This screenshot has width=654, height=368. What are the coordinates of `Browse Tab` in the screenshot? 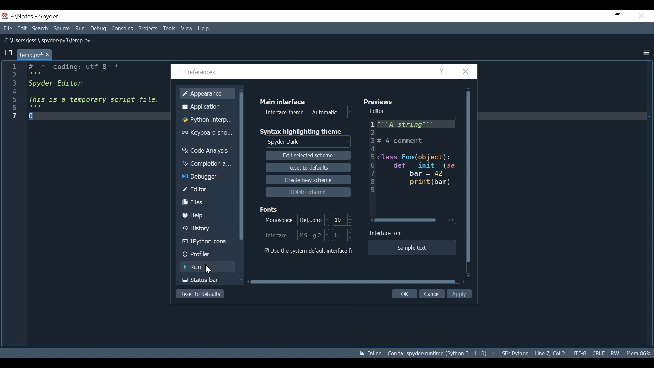 It's located at (7, 53).